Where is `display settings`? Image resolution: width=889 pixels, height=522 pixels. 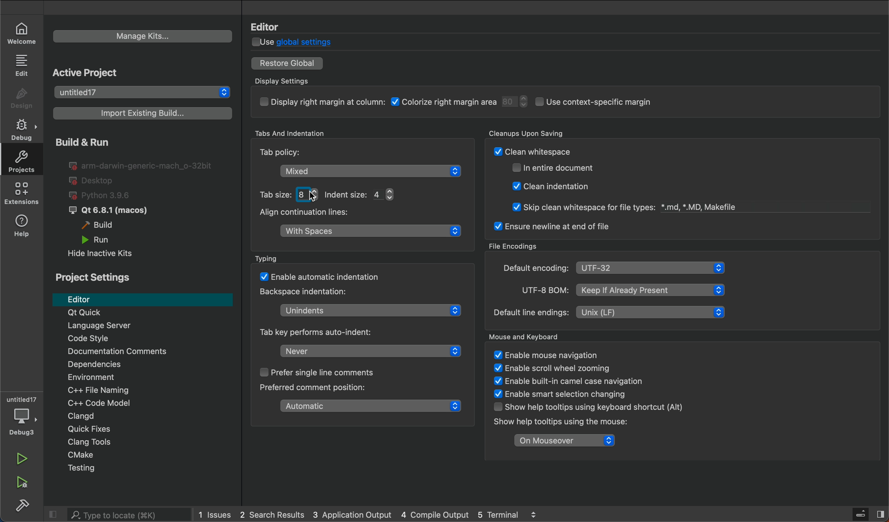 display settings is located at coordinates (486, 105).